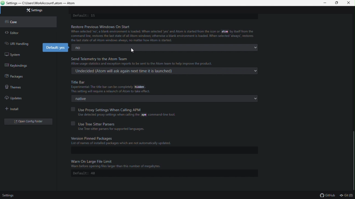  Describe the element at coordinates (22, 109) in the screenshot. I see `Install` at that location.